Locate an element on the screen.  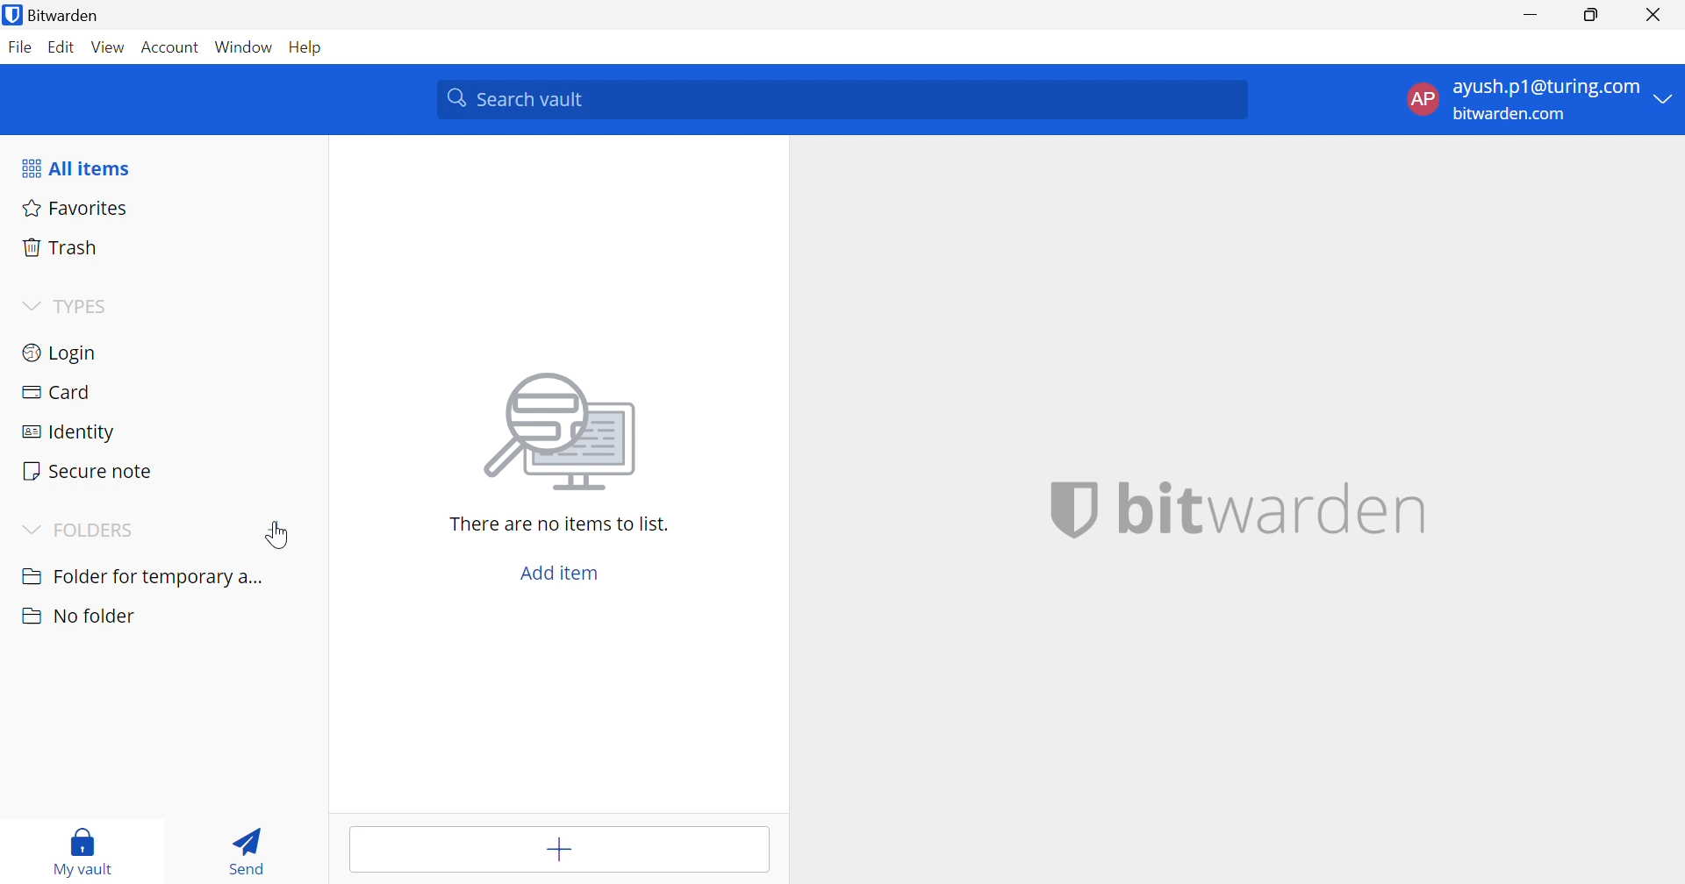
Send is located at coordinates (248, 851).